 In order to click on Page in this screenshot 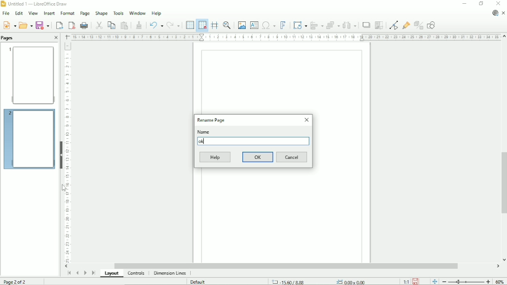, I will do `click(84, 13)`.